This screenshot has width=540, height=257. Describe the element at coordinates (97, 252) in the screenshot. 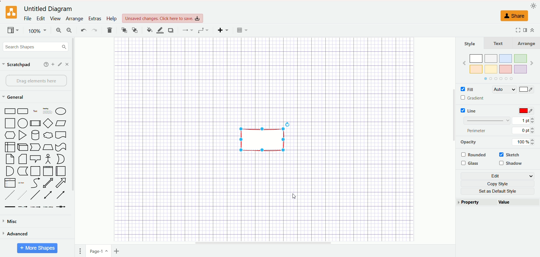

I see `page-1` at that location.